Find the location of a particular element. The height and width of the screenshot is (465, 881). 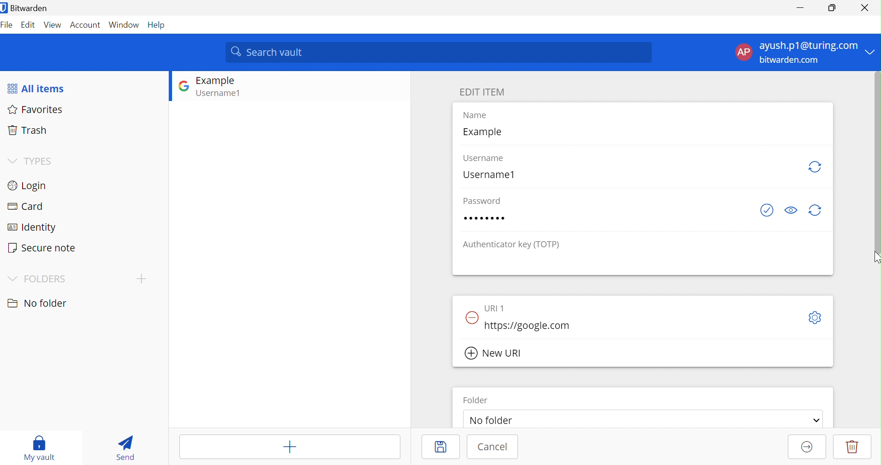

View is located at coordinates (53, 24).